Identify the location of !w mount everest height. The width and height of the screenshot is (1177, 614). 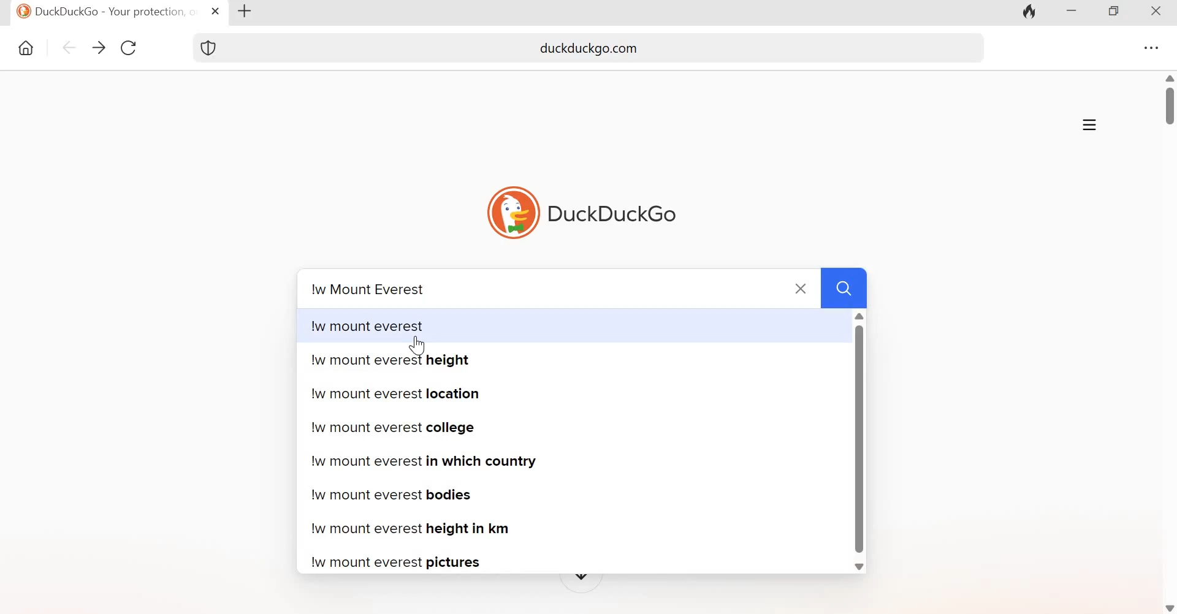
(395, 365).